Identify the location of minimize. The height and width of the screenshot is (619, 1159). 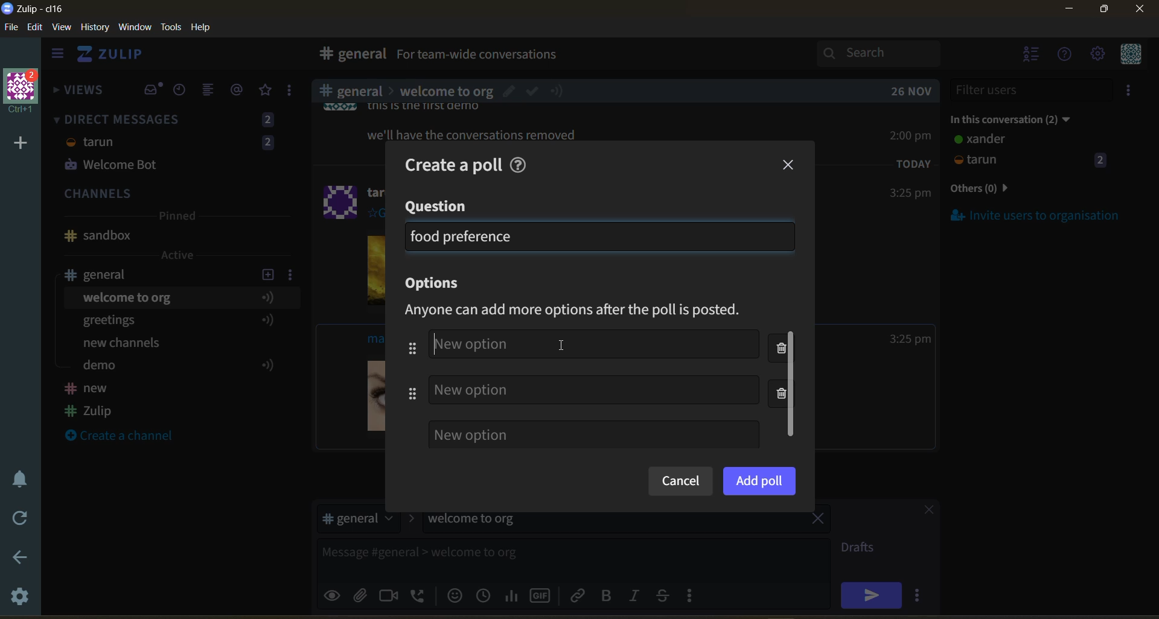
(1069, 11).